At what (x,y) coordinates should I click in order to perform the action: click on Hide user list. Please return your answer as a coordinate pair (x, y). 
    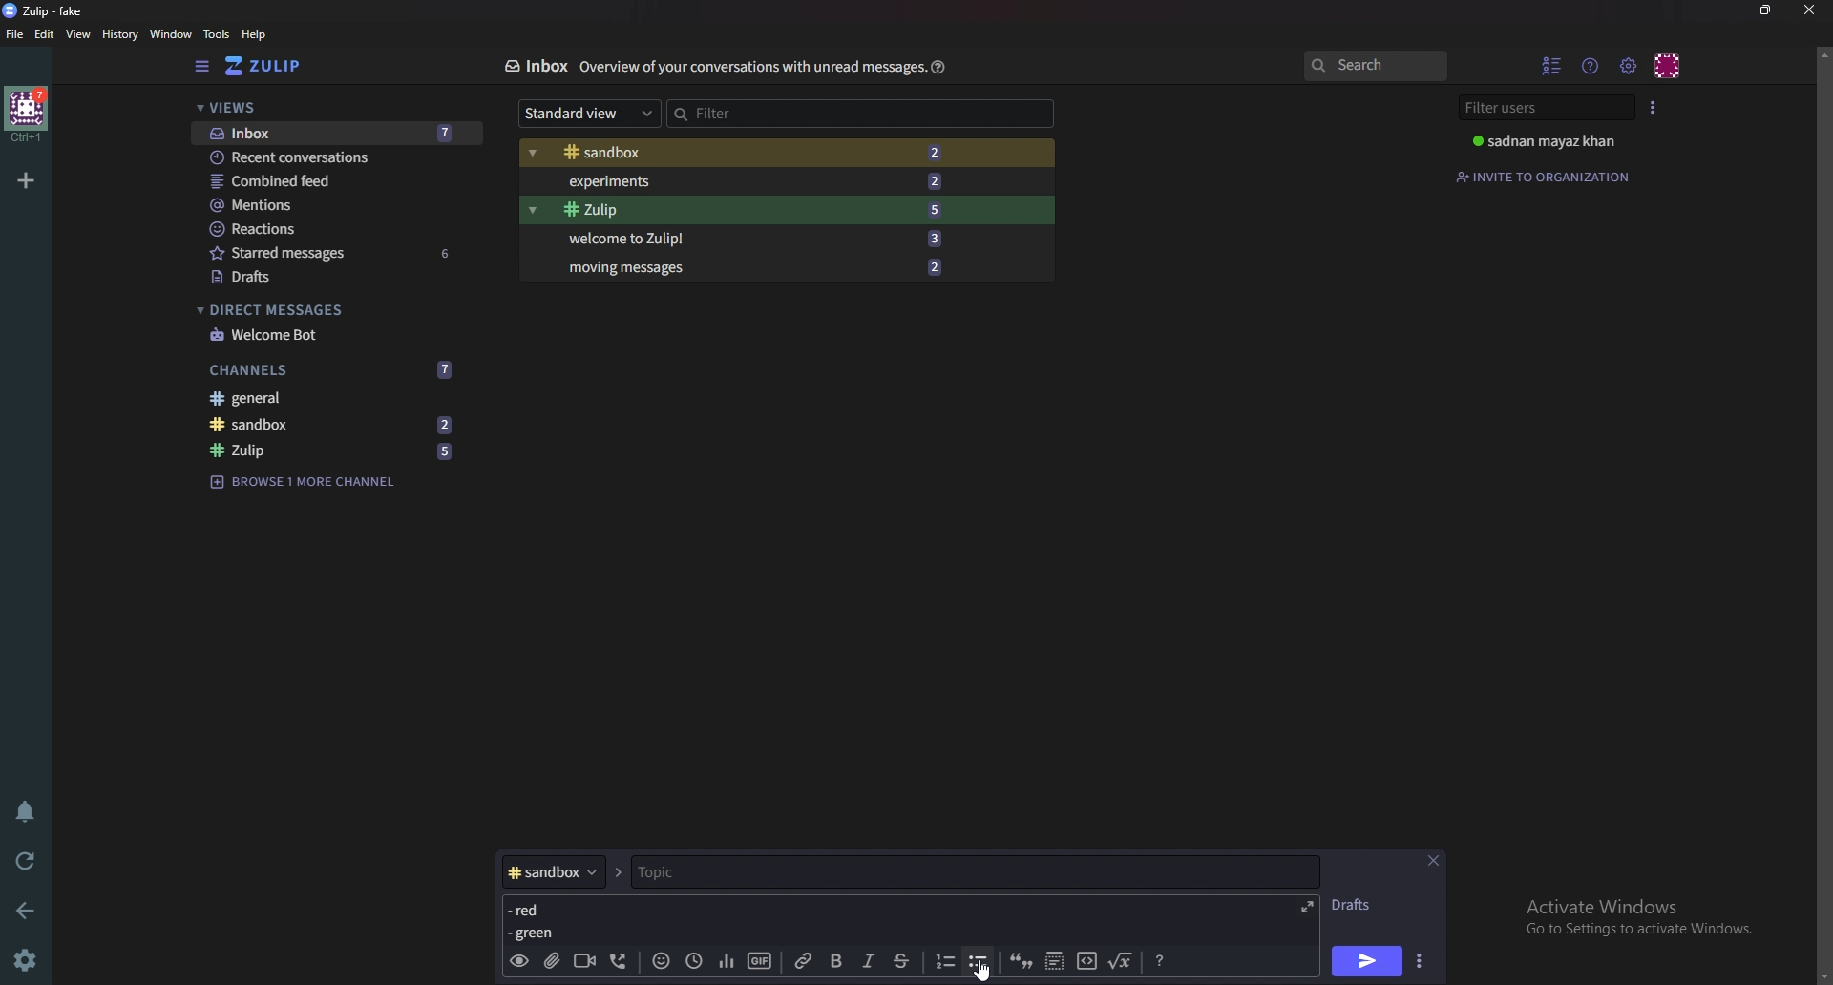
    Looking at the image, I should click on (1552, 65).